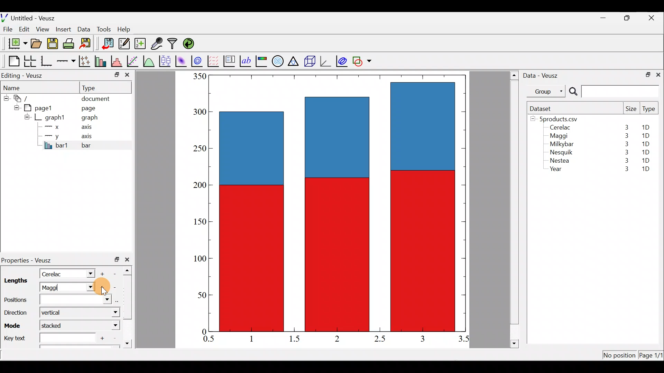  What do you see at coordinates (309, 61) in the screenshot?
I see `3d scene` at bounding box center [309, 61].